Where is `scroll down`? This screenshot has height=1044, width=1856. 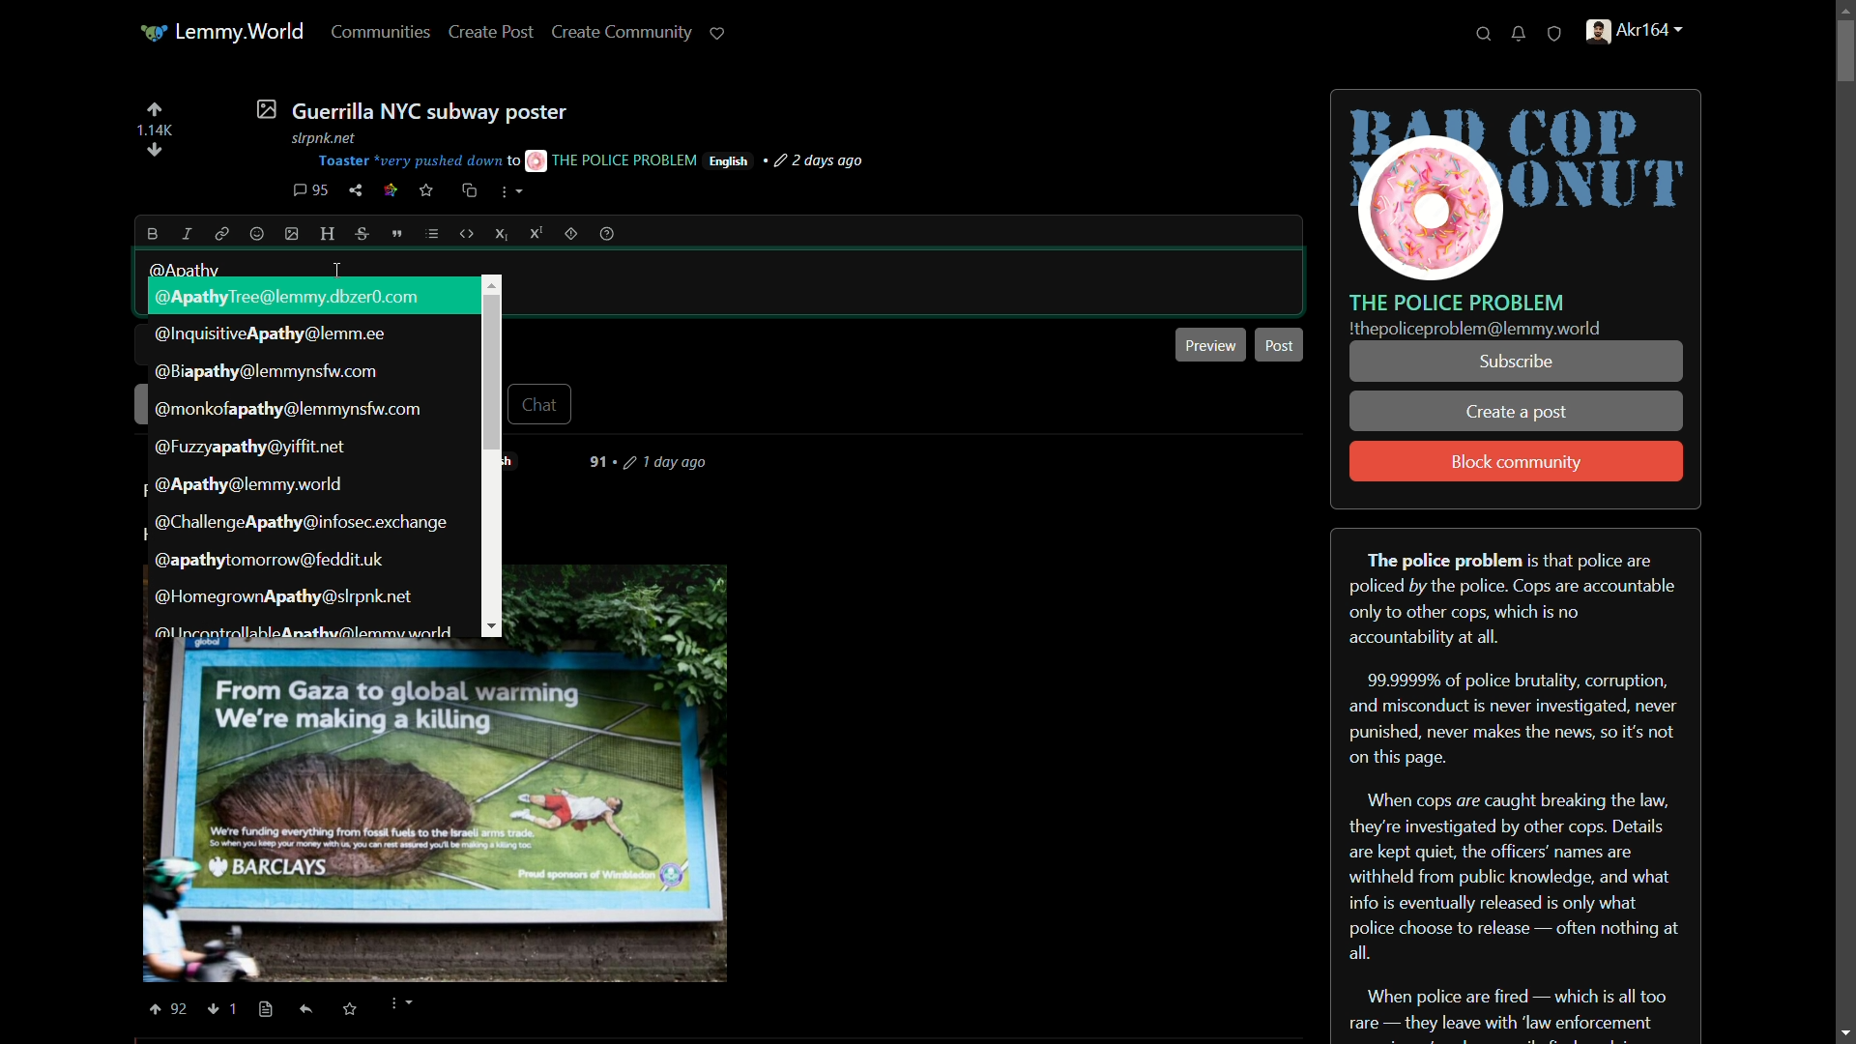 scroll down is located at coordinates (1841, 1031).